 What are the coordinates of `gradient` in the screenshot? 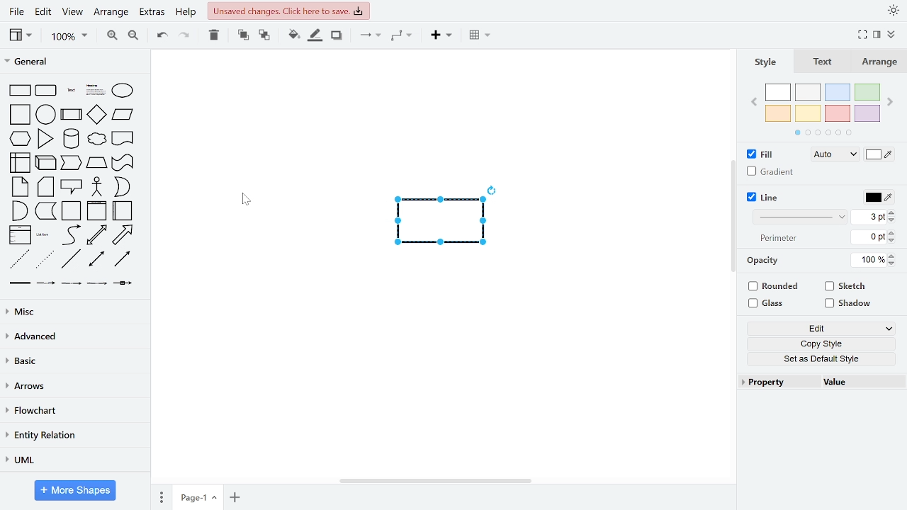 It's located at (770, 172).